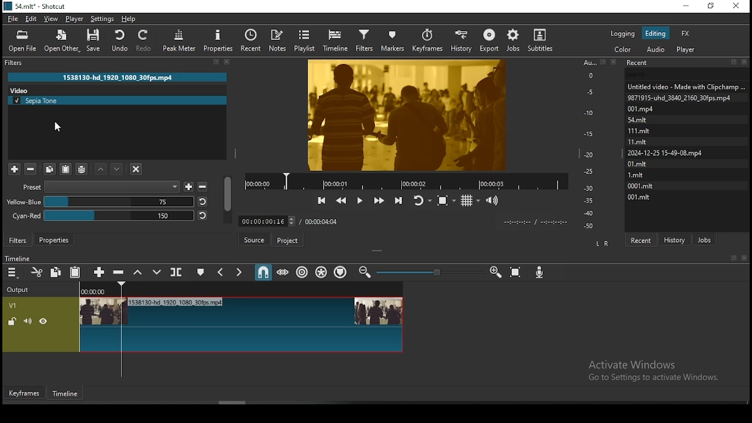  Describe the element at coordinates (641, 184) in the screenshot. I see `0001.mit` at that location.